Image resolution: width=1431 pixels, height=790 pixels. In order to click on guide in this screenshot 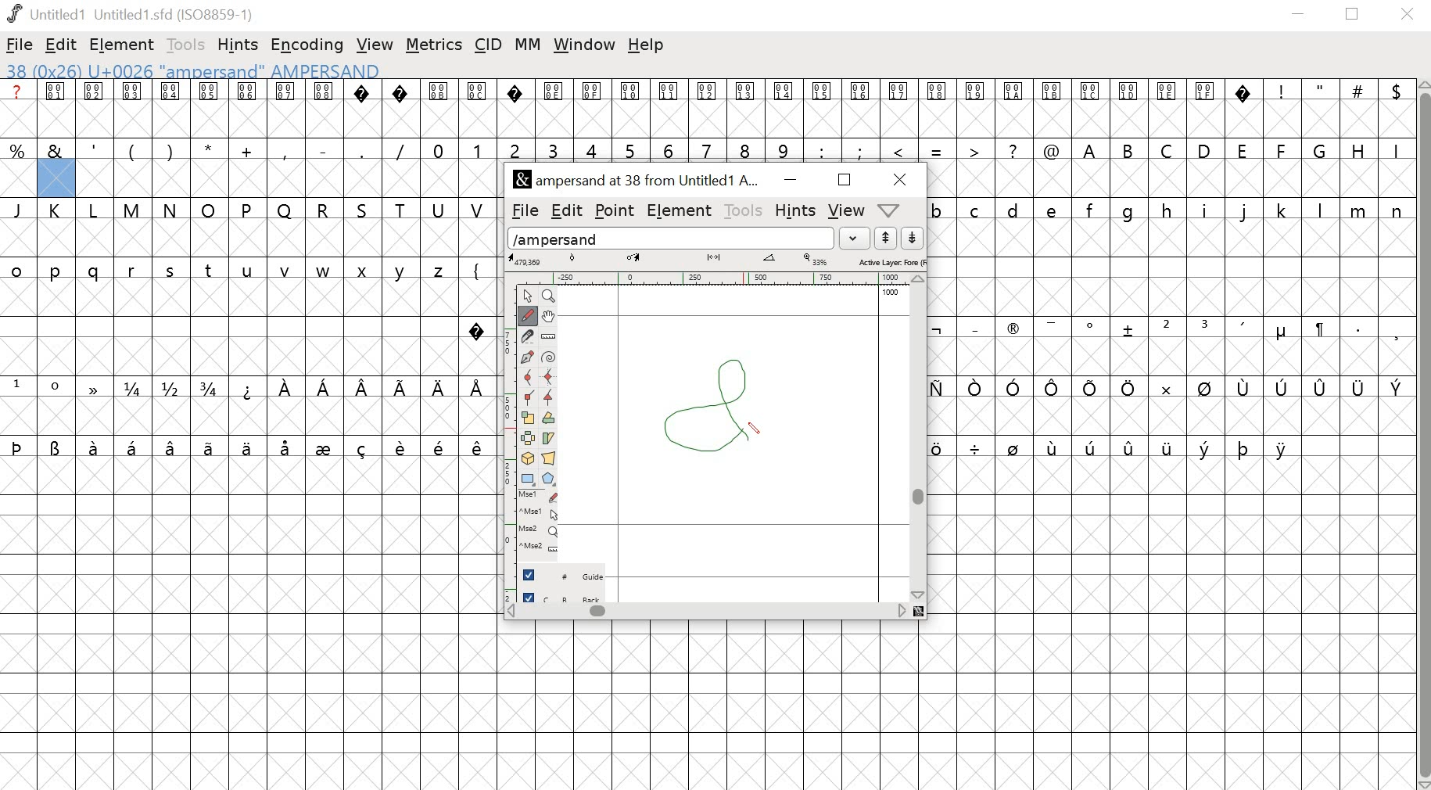, I will do `click(891, 293)`.